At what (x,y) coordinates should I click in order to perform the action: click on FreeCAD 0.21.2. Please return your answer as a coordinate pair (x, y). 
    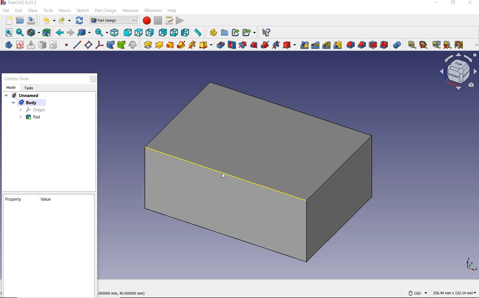
    Looking at the image, I should click on (20, 3).